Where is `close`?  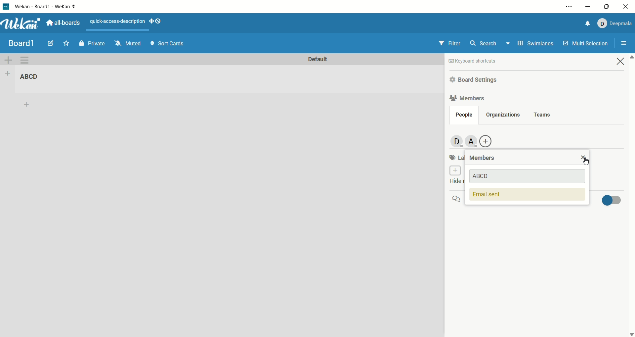 close is located at coordinates (627, 7).